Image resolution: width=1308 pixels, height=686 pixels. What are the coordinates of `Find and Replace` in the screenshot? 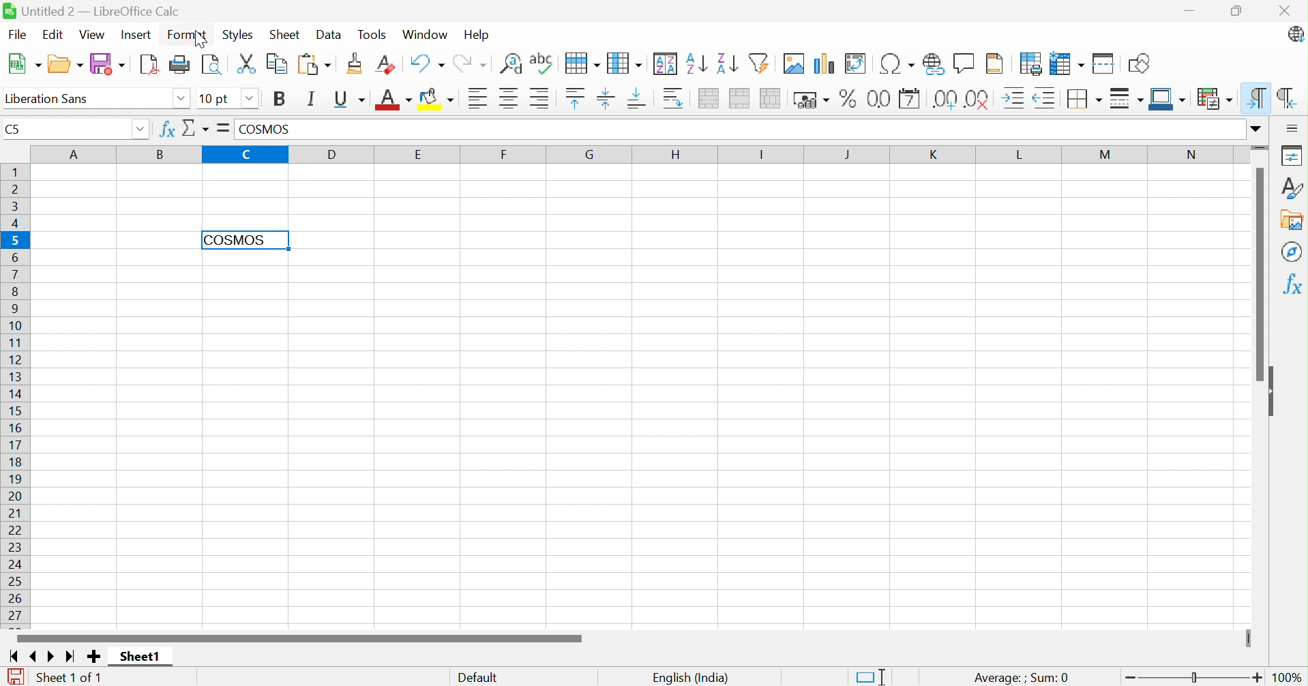 It's located at (511, 61).